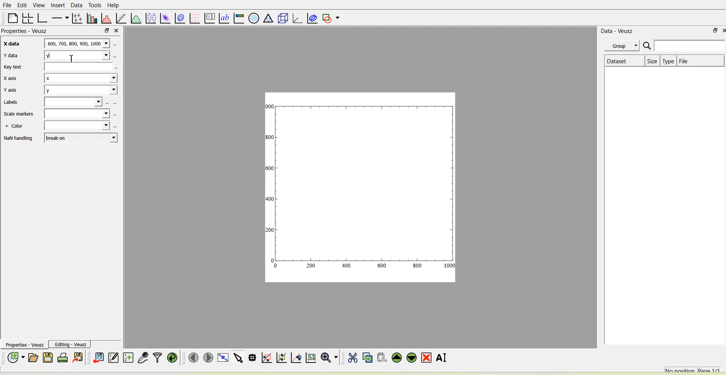 The height and width of the screenshot is (375, 726). I want to click on Properties - Veusz, so click(25, 31).